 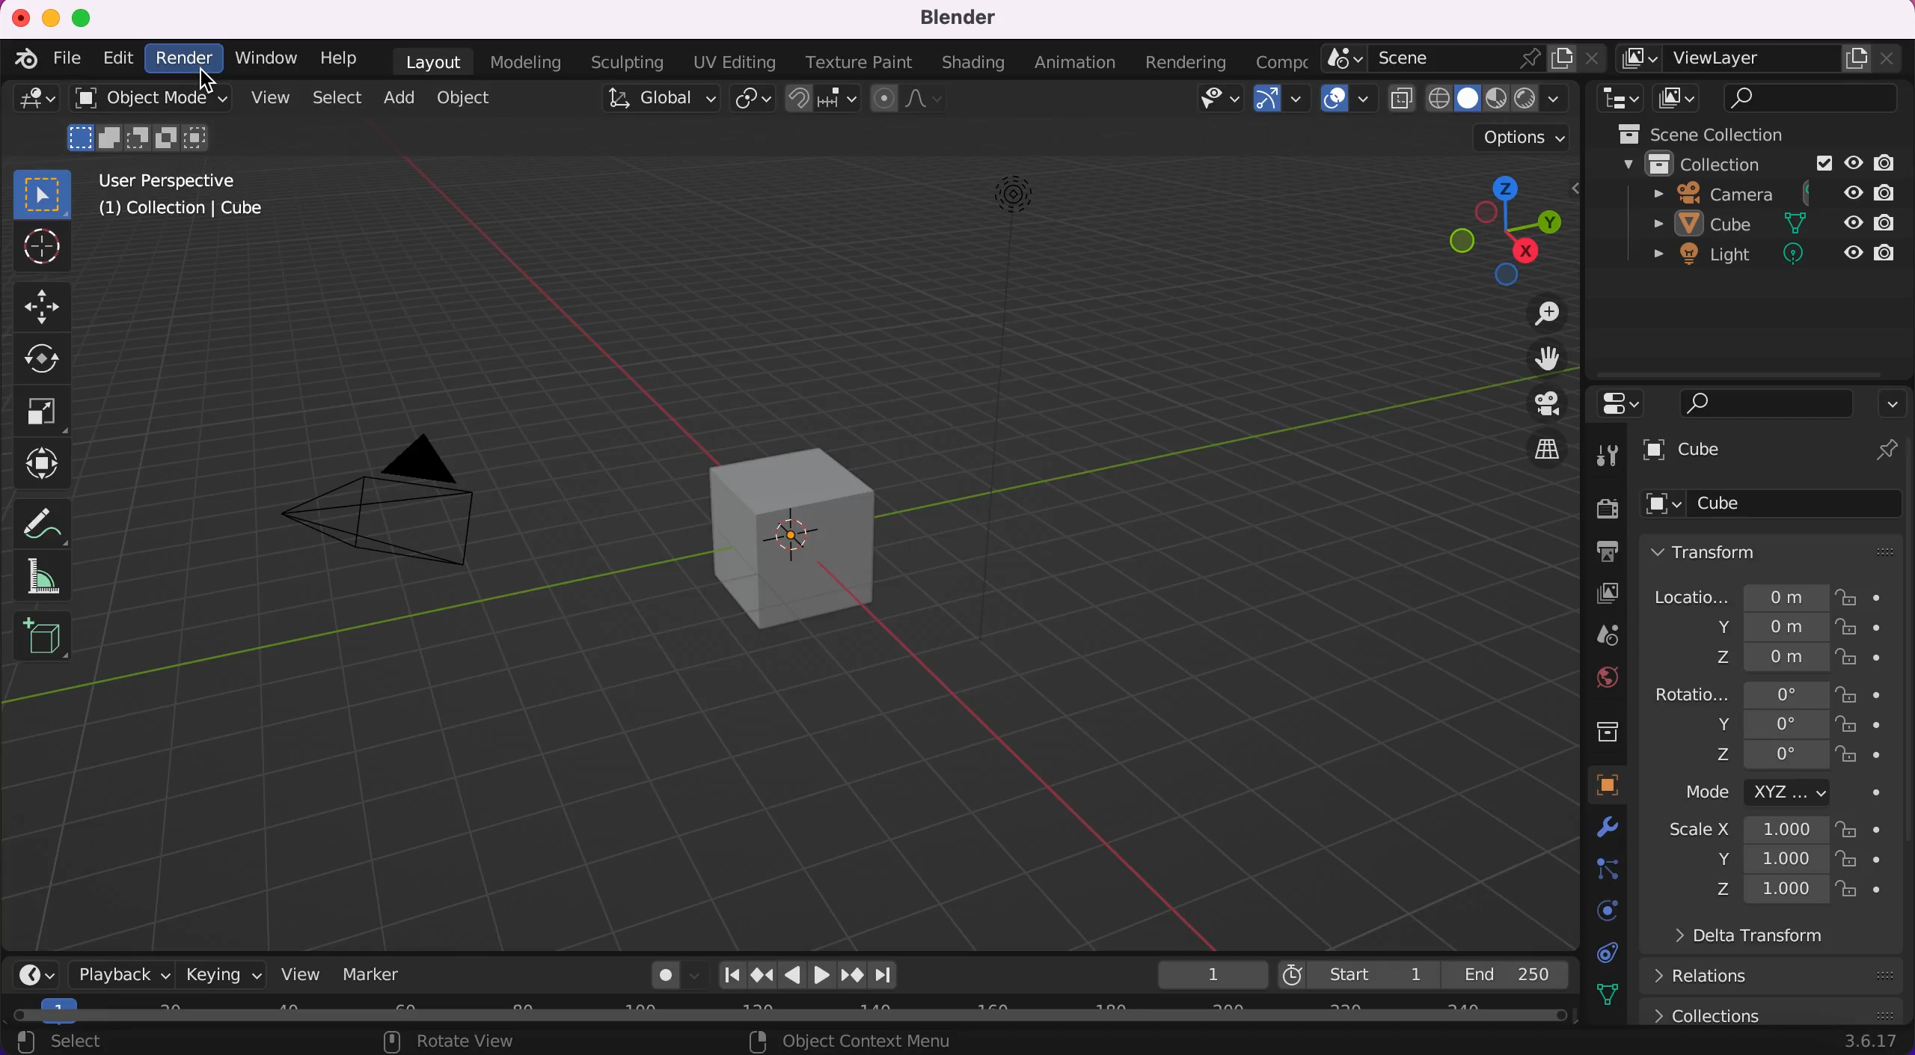 I want to click on rotate view, so click(x=462, y=1042).